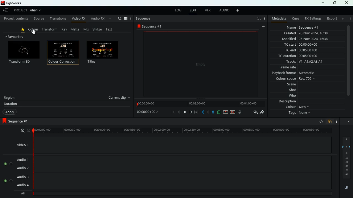 The image size is (353, 198). I want to click on name, so click(306, 27).